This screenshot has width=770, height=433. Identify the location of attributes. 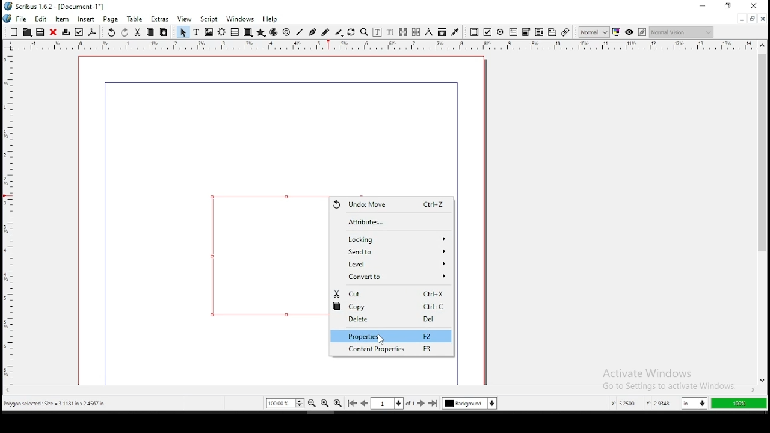
(390, 221).